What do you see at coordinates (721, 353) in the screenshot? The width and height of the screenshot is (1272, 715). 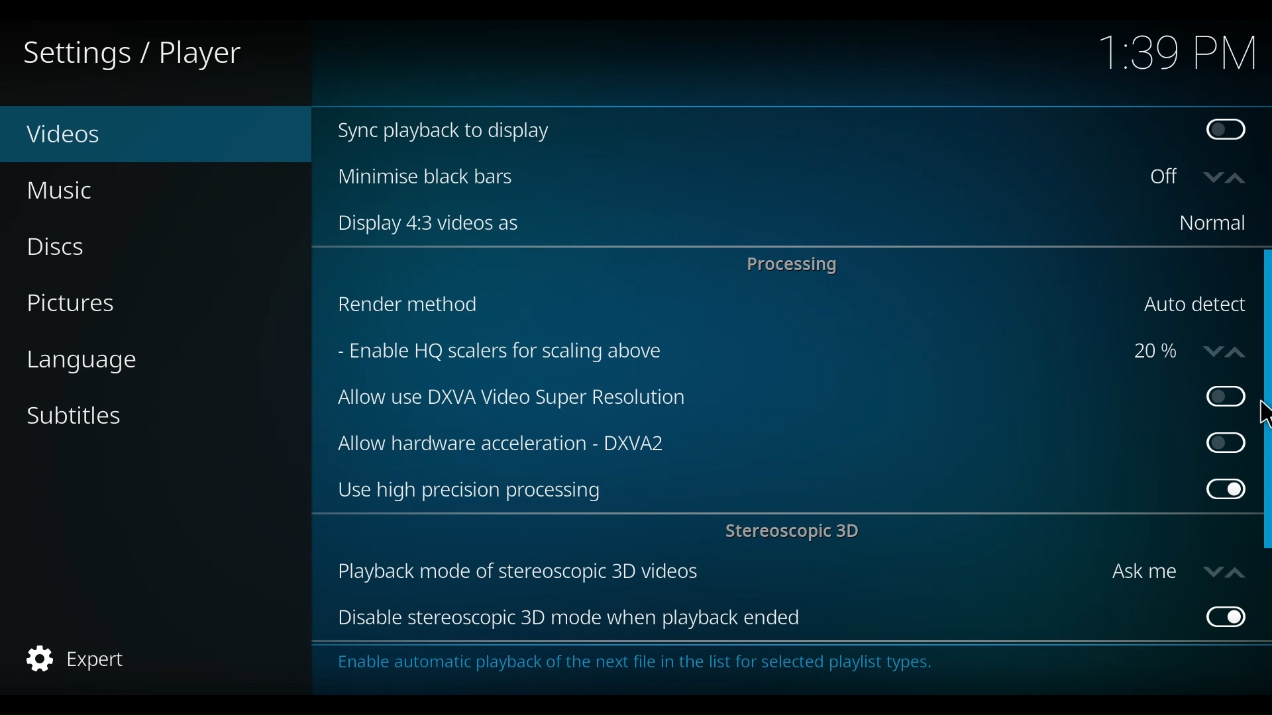 I see `Enable HQ scalers for scaling above` at bounding box center [721, 353].